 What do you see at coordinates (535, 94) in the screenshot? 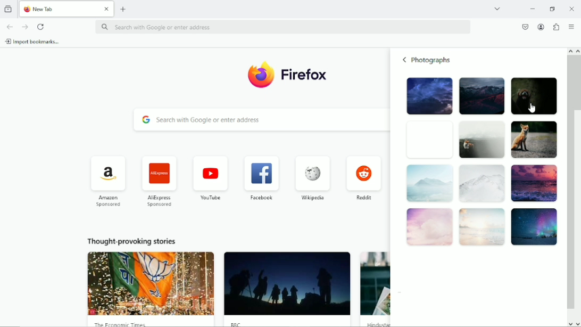
I see `Photograph` at bounding box center [535, 94].